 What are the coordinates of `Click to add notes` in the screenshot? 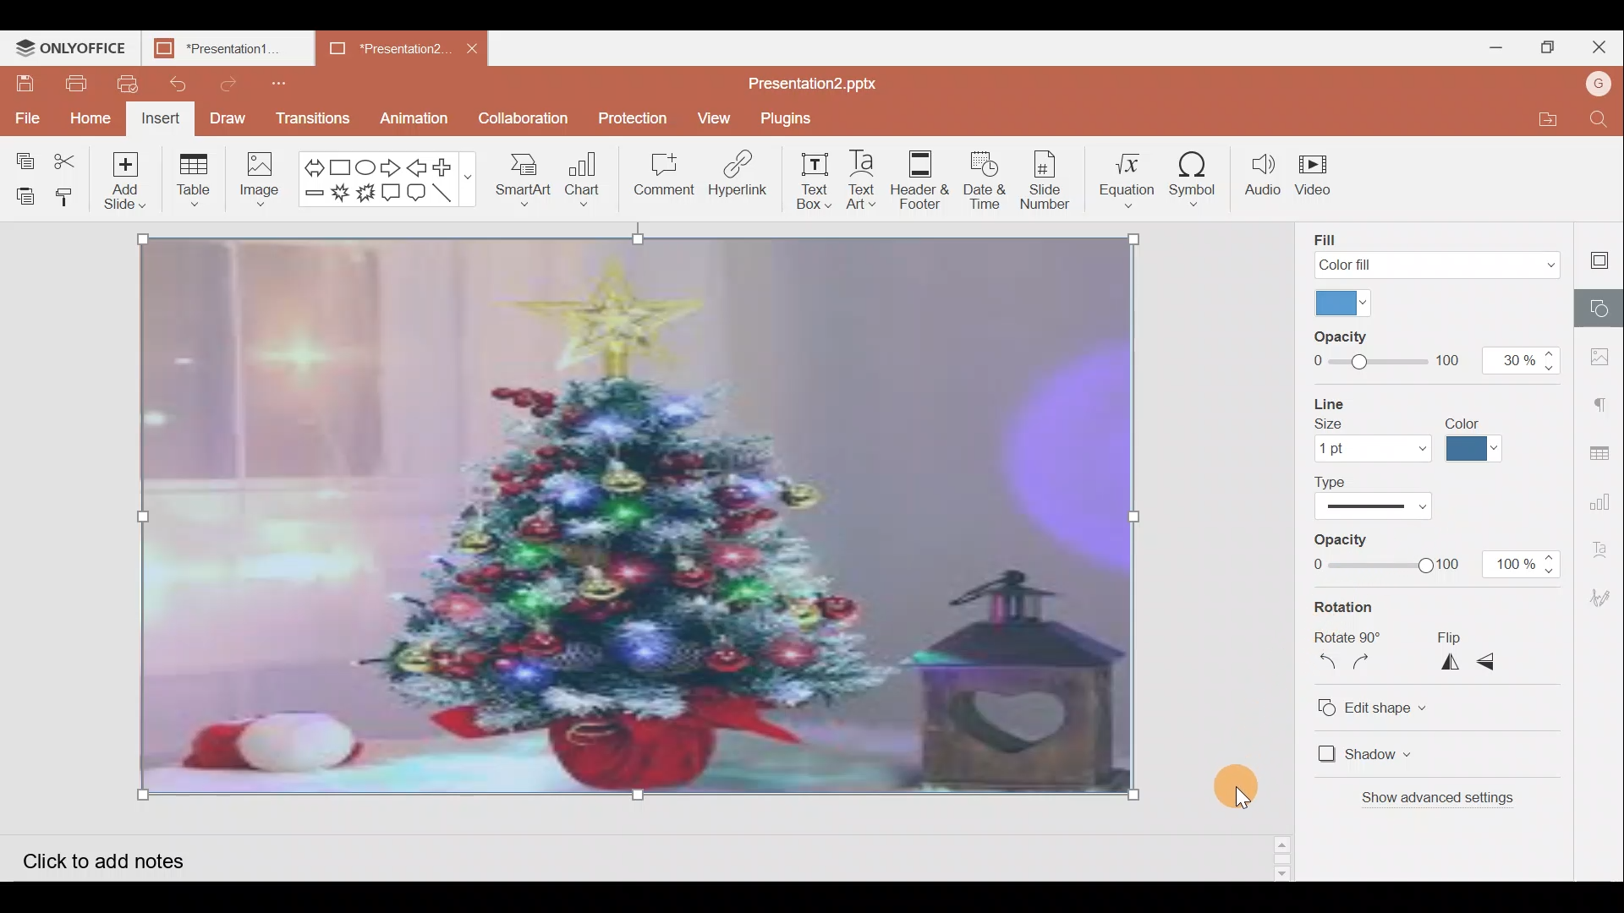 It's located at (116, 856).